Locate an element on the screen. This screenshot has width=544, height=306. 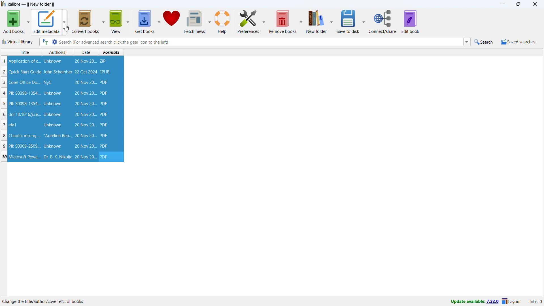
Search (For advanced search click the gear icon to the left) is located at coordinates (260, 42).